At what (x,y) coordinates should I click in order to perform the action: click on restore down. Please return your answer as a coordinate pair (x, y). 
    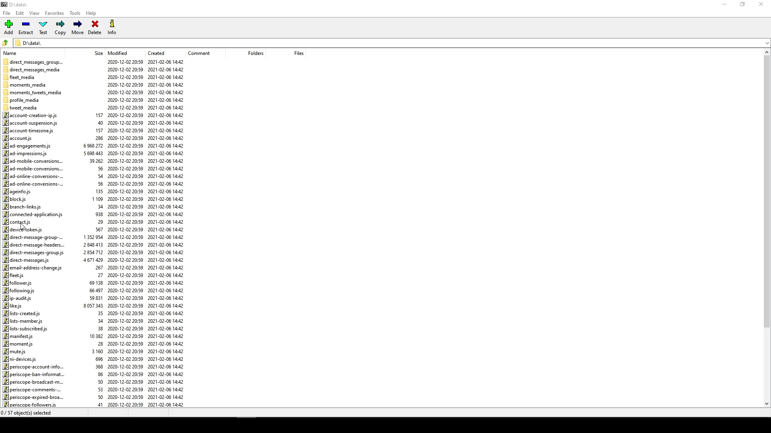
    Looking at the image, I should click on (745, 5).